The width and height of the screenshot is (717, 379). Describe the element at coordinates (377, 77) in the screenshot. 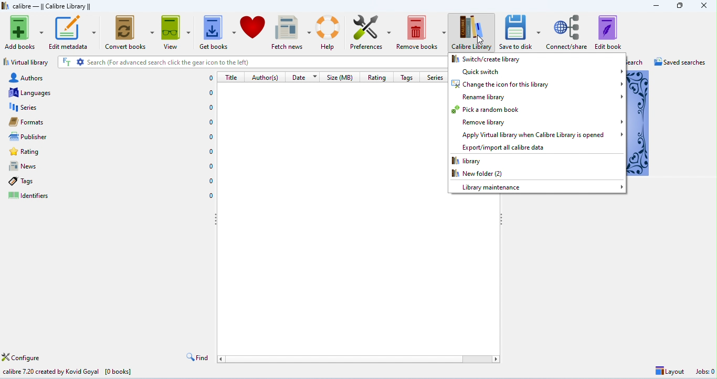

I see `rating` at that location.